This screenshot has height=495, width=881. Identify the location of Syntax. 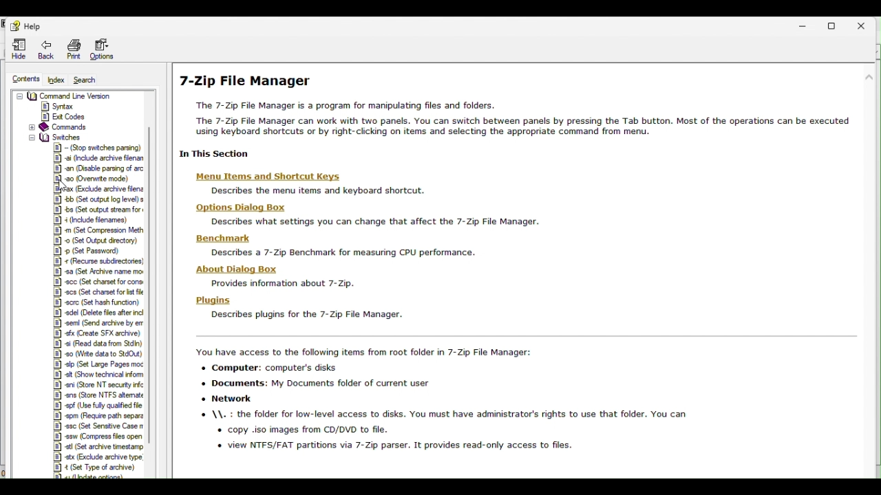
(60, 107).